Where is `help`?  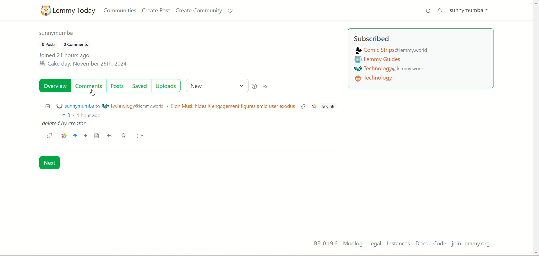 help is located at coordinates (254, 86).